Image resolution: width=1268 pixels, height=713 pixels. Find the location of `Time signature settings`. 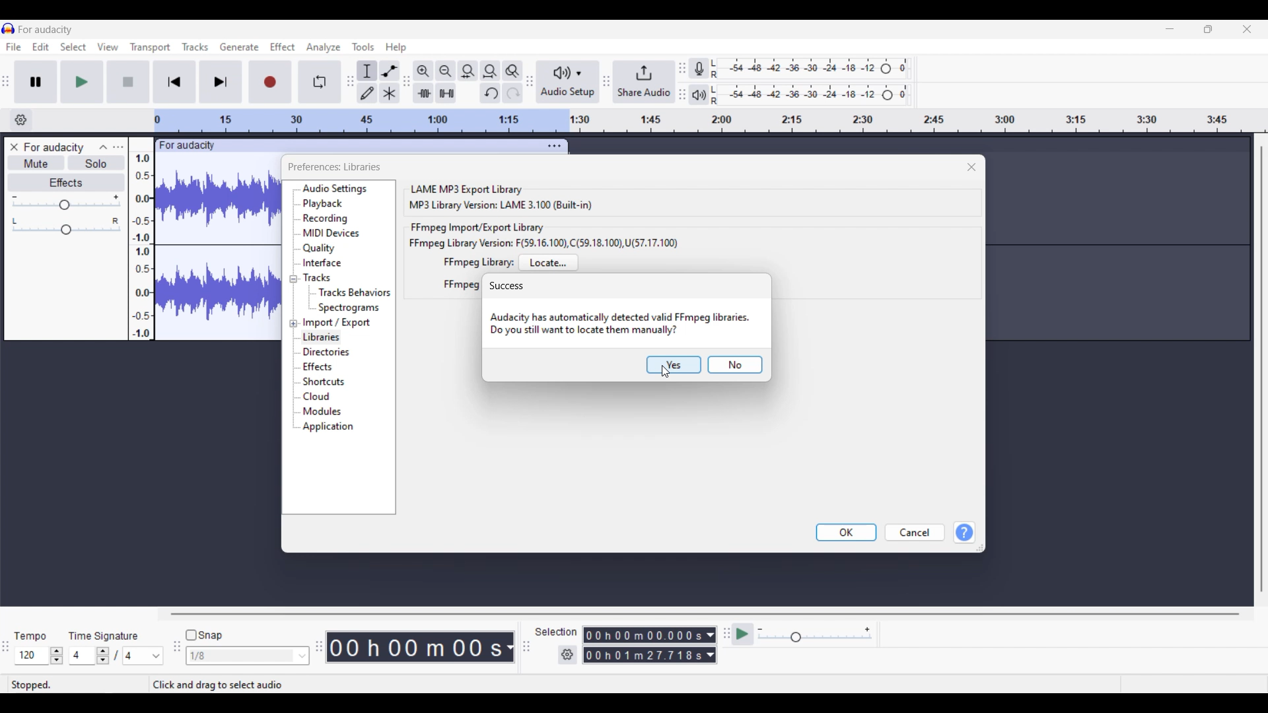

Time signature settings is located at coordinates (116, 656).